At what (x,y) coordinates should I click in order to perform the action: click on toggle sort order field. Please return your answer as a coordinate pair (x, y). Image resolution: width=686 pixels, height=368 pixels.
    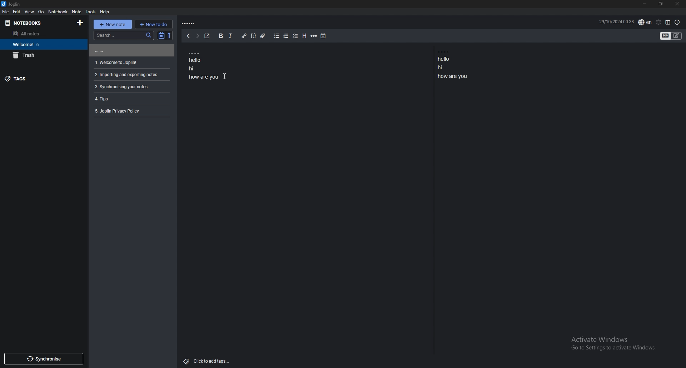
    Looking at the image, I should click on (161, 36).